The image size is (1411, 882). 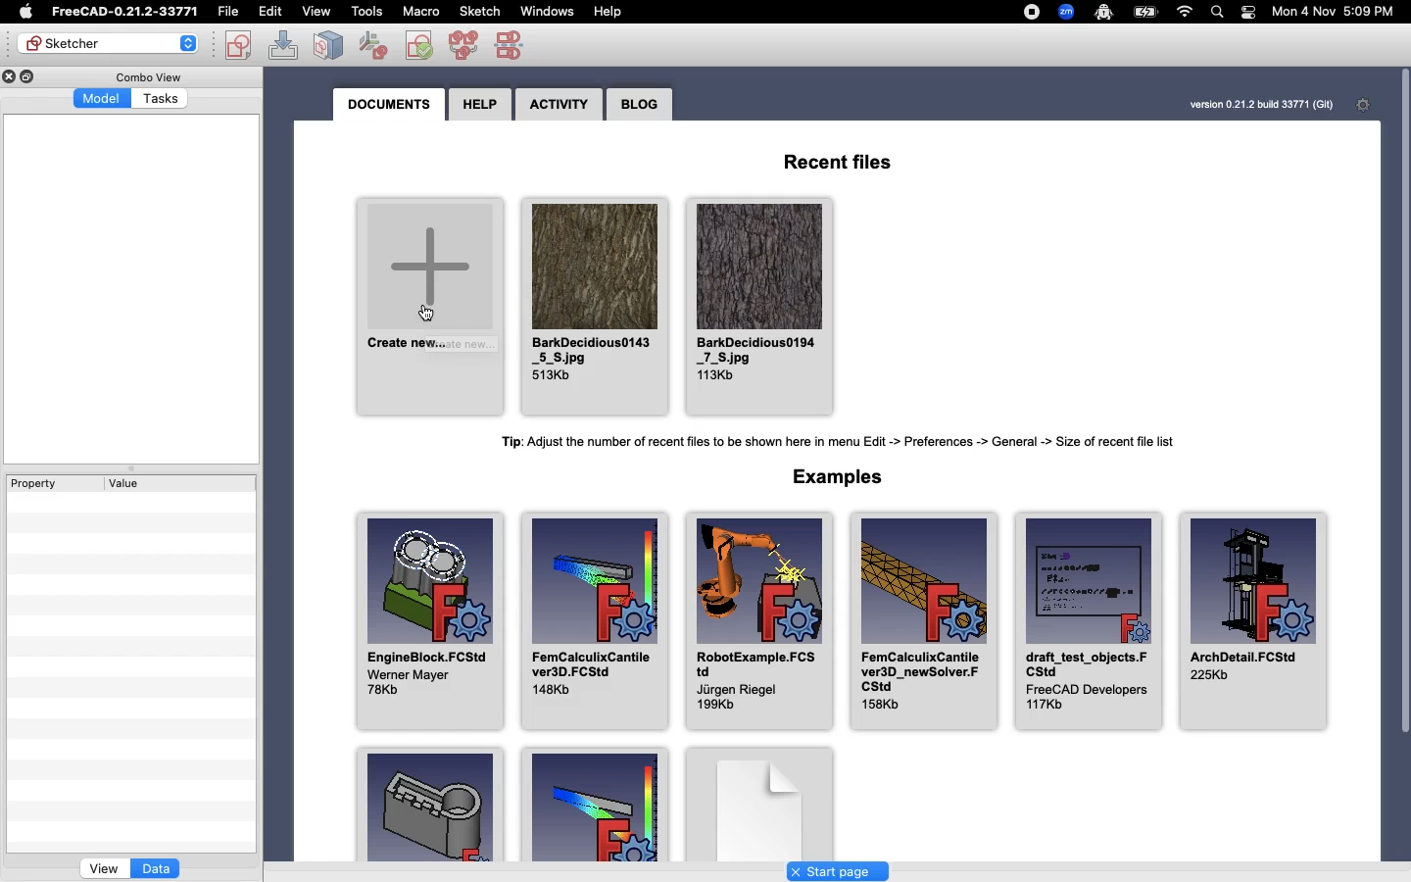 What do you see at coordinates (418, 45) in the screenshot?
I see `Reorient sketch` at bounding box center [418, 45].